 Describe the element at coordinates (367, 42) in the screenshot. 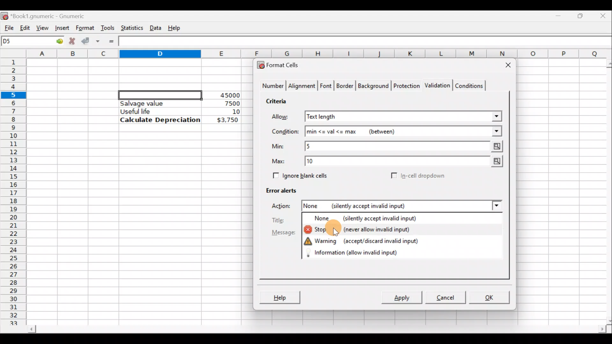

I see `Formula bar` at that location.